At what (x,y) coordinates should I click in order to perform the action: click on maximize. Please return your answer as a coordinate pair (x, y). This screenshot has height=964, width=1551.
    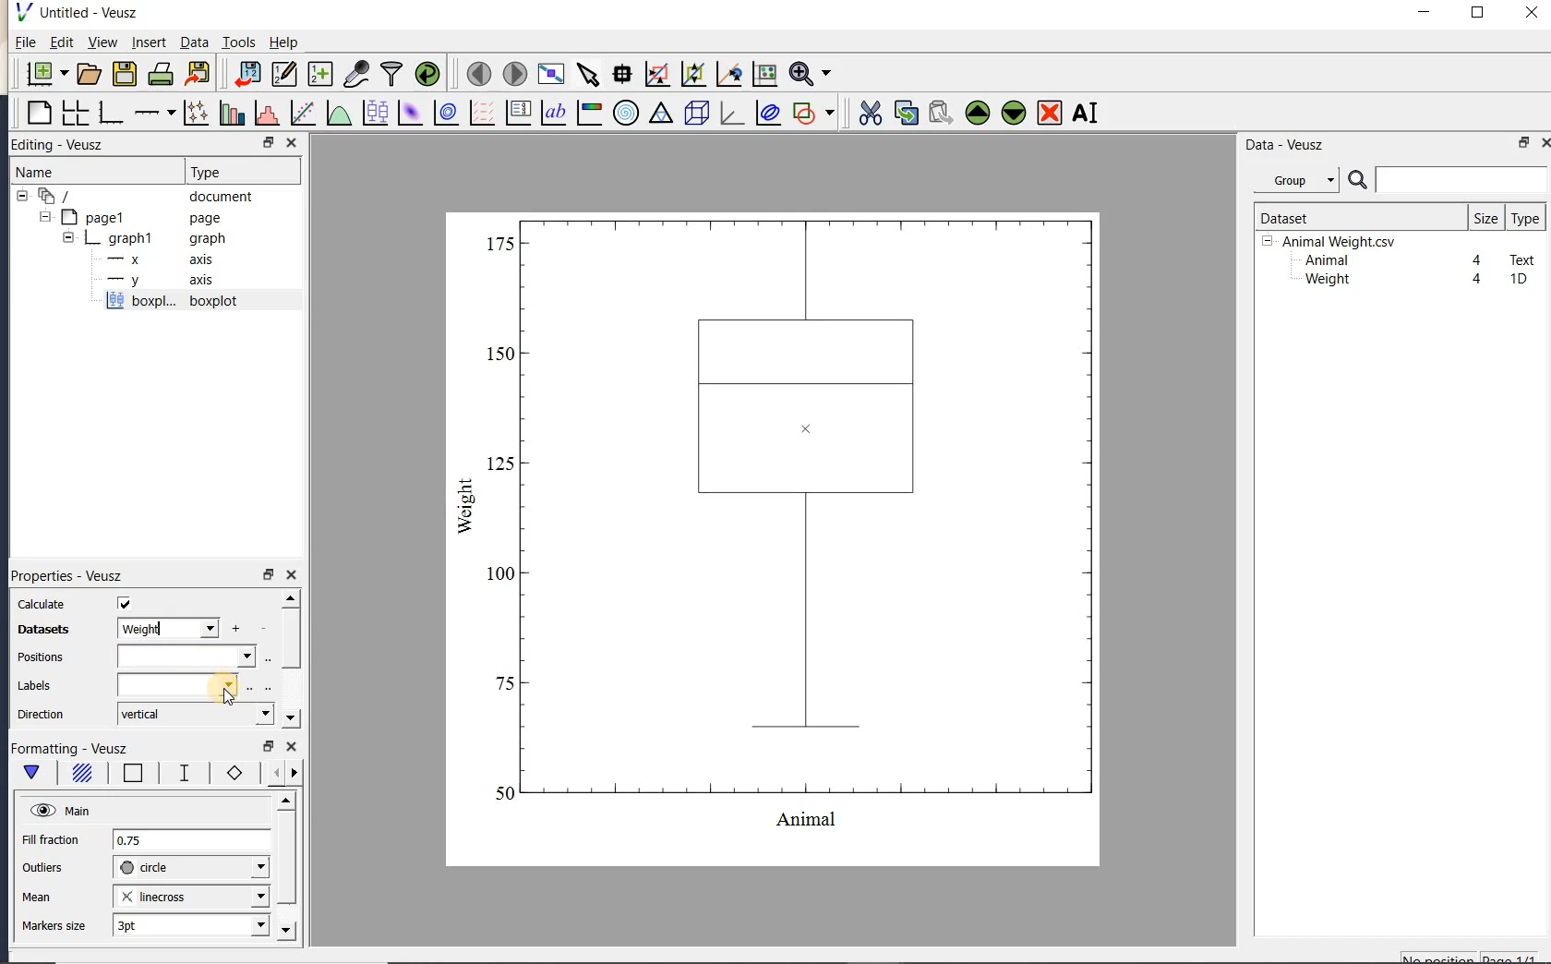
    Looking at the image, I should click on (1478, 13).